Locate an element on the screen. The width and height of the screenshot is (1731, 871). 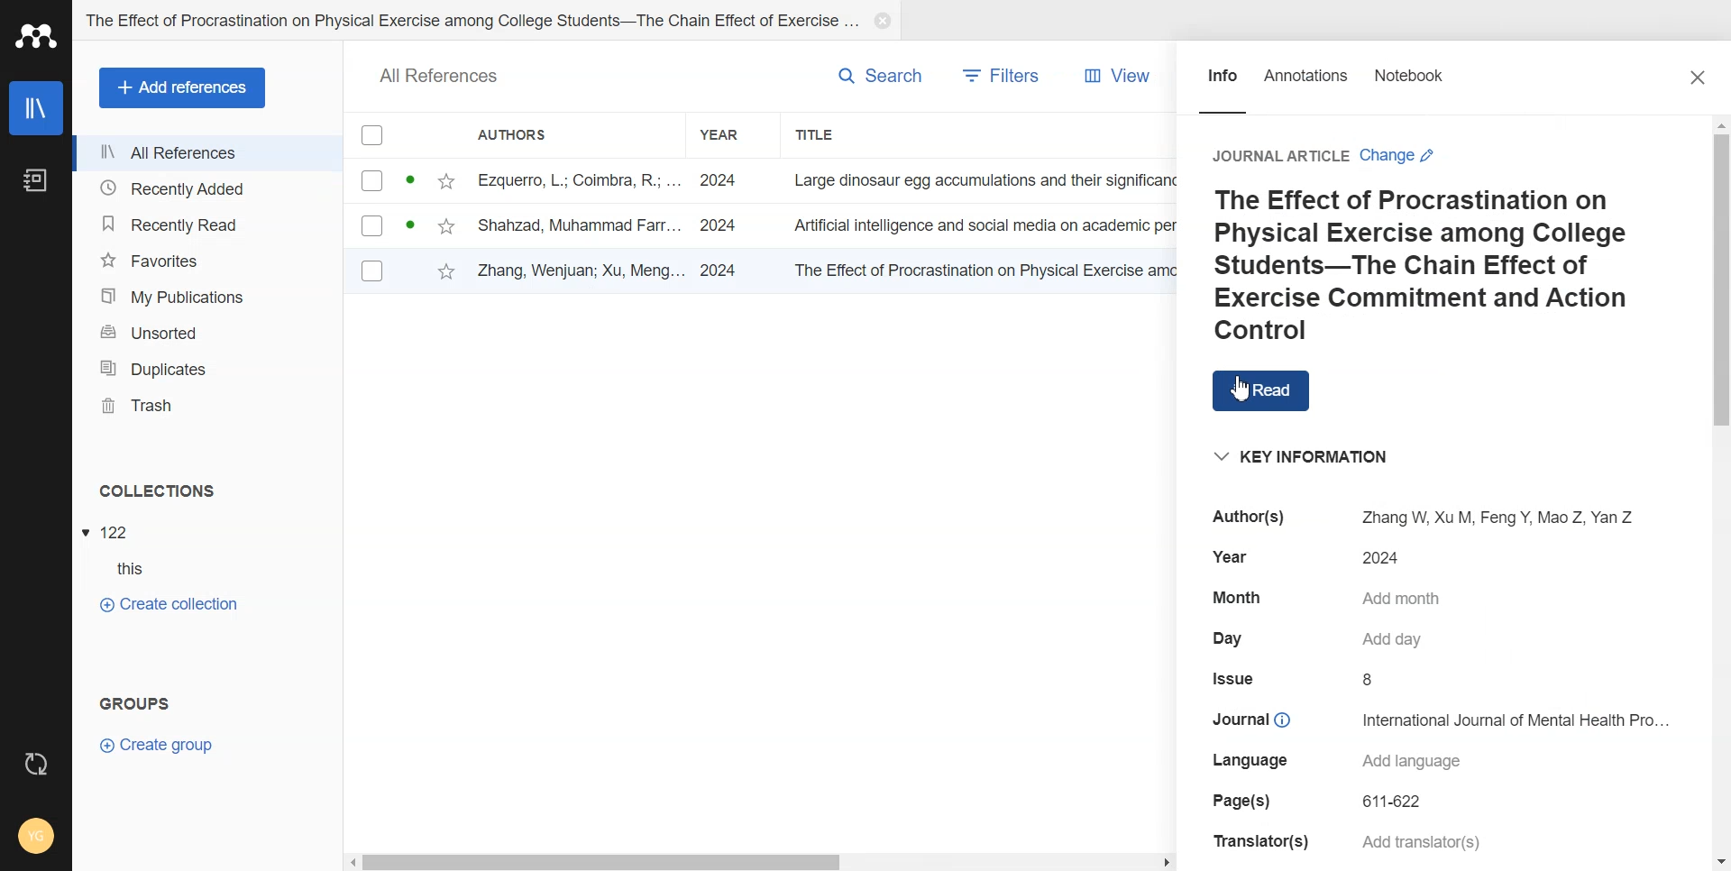
Issue 8 is located at coordinates (1297, 679).